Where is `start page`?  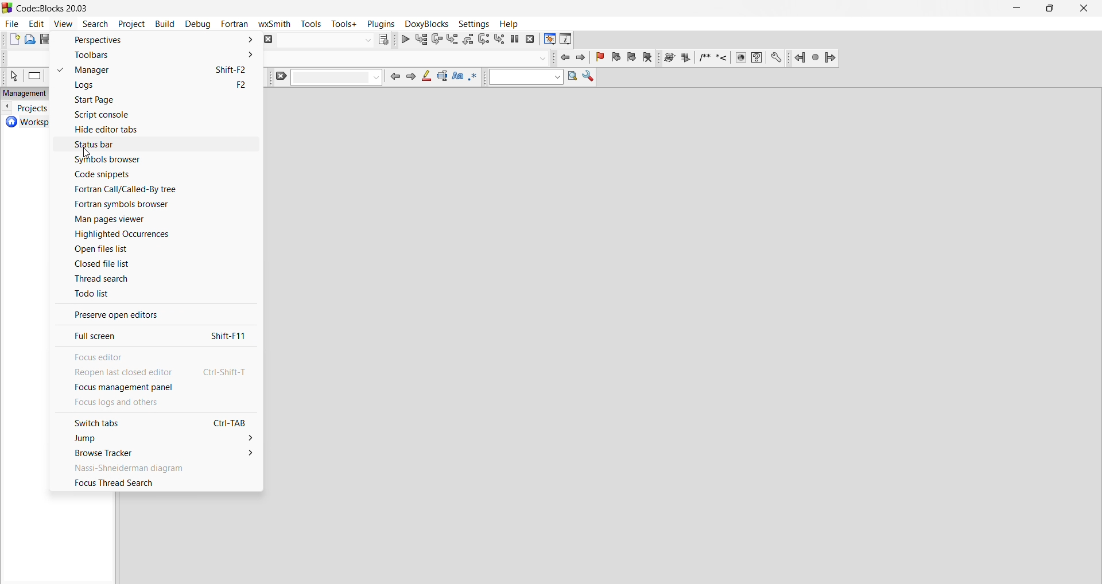 start page is located at coordinates (155, 100).